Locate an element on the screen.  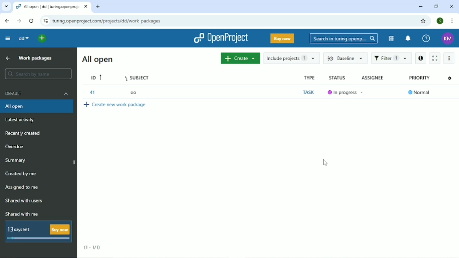
Subject is located at coordinates (137, 77).